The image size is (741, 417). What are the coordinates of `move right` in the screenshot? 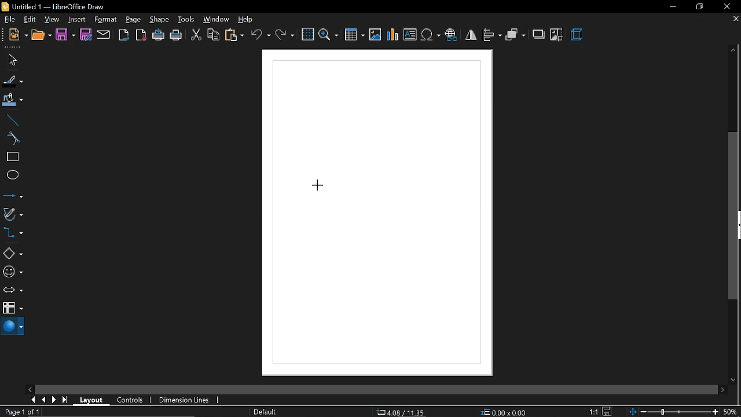 It's located at (724, 389).